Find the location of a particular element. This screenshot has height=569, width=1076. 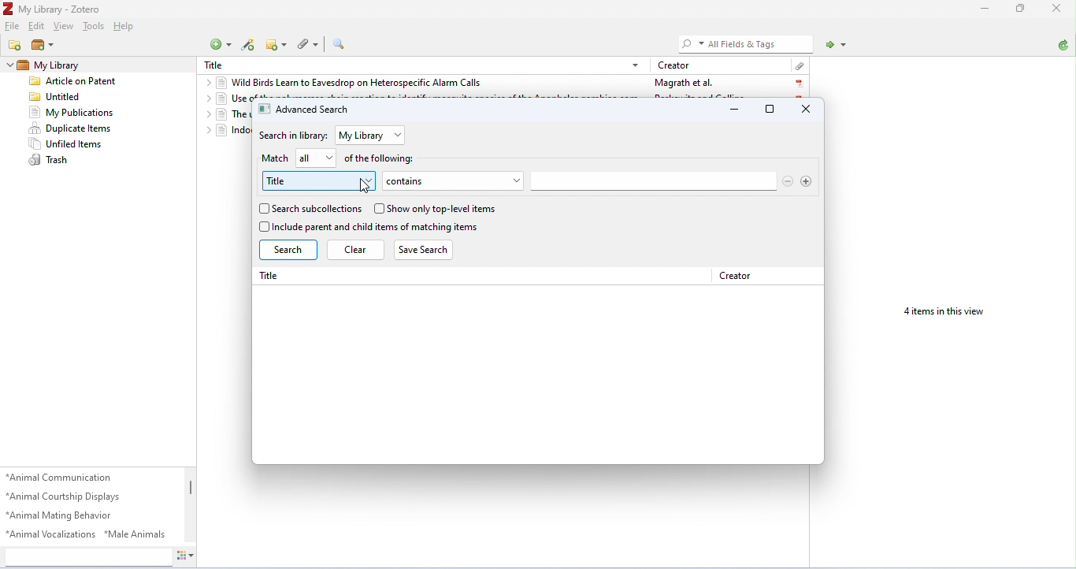

add attachment is located at coordinates (309, 45).